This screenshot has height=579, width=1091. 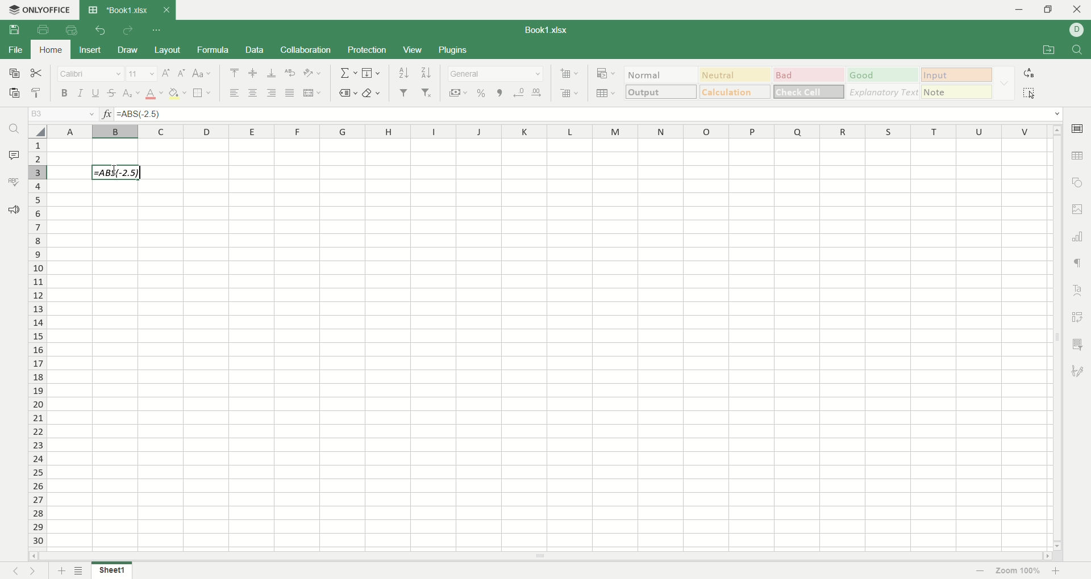 What do you see at coordinates (166, 73) in the screenshot?
I see `increase font size` at bounding box center [166, 73].